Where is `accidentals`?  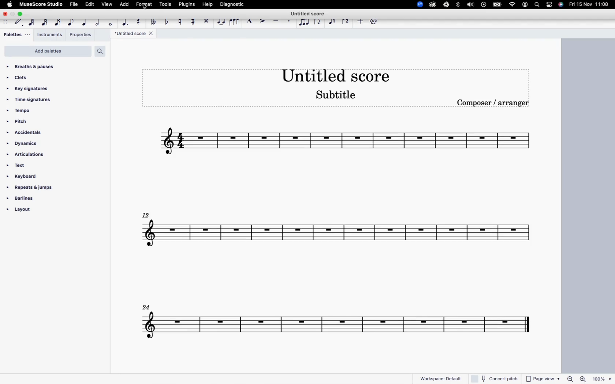 accidentals is located at coordinates (25, 133).